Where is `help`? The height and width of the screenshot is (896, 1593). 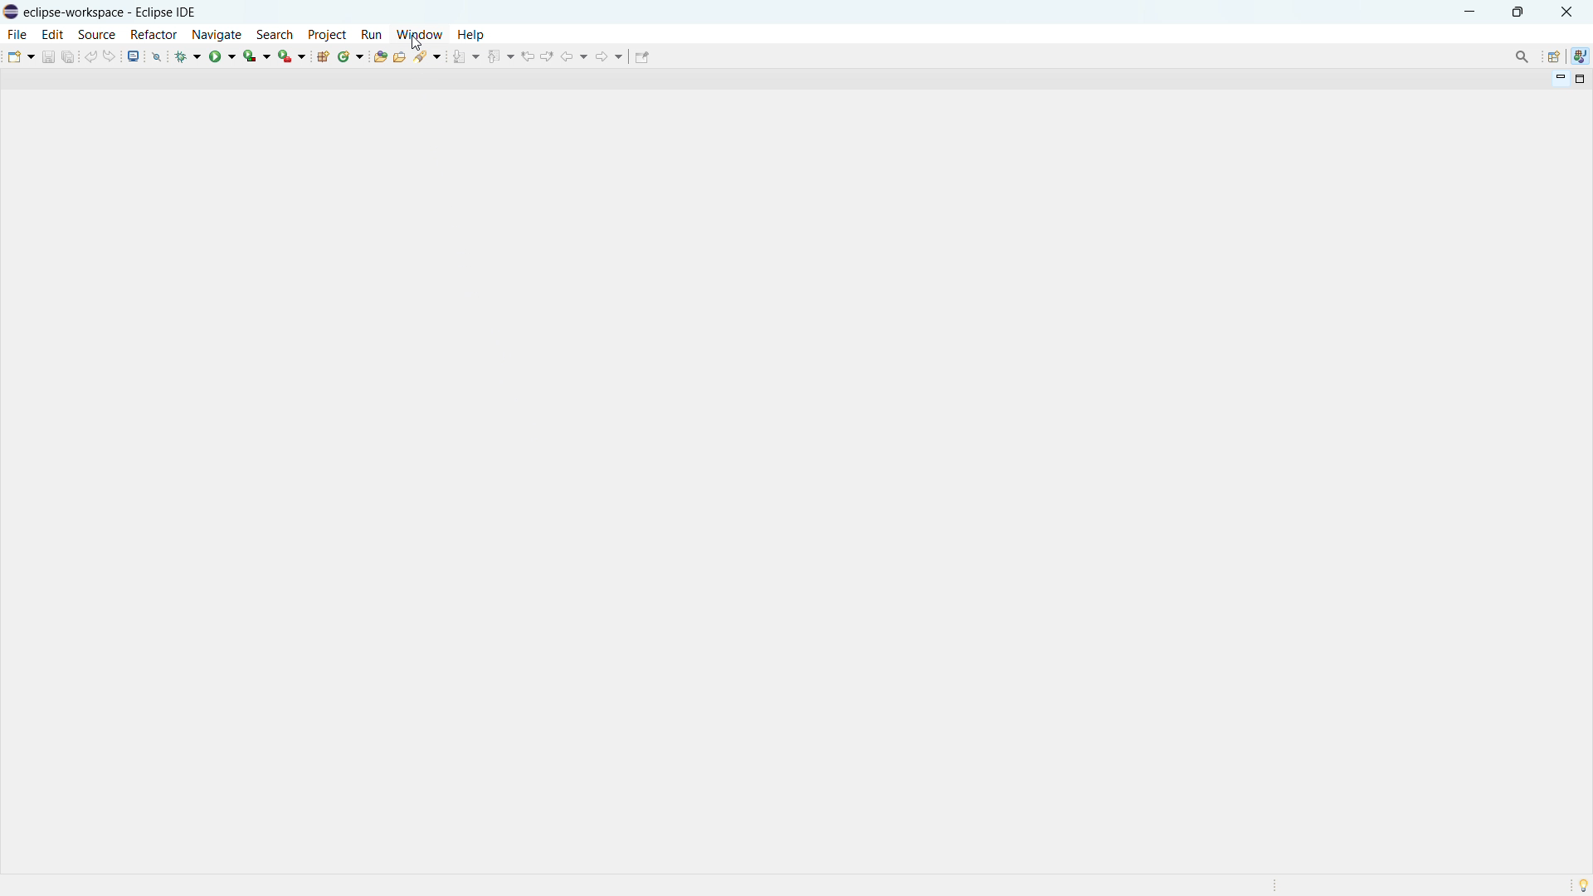 help is located at coordinates (471, 35).